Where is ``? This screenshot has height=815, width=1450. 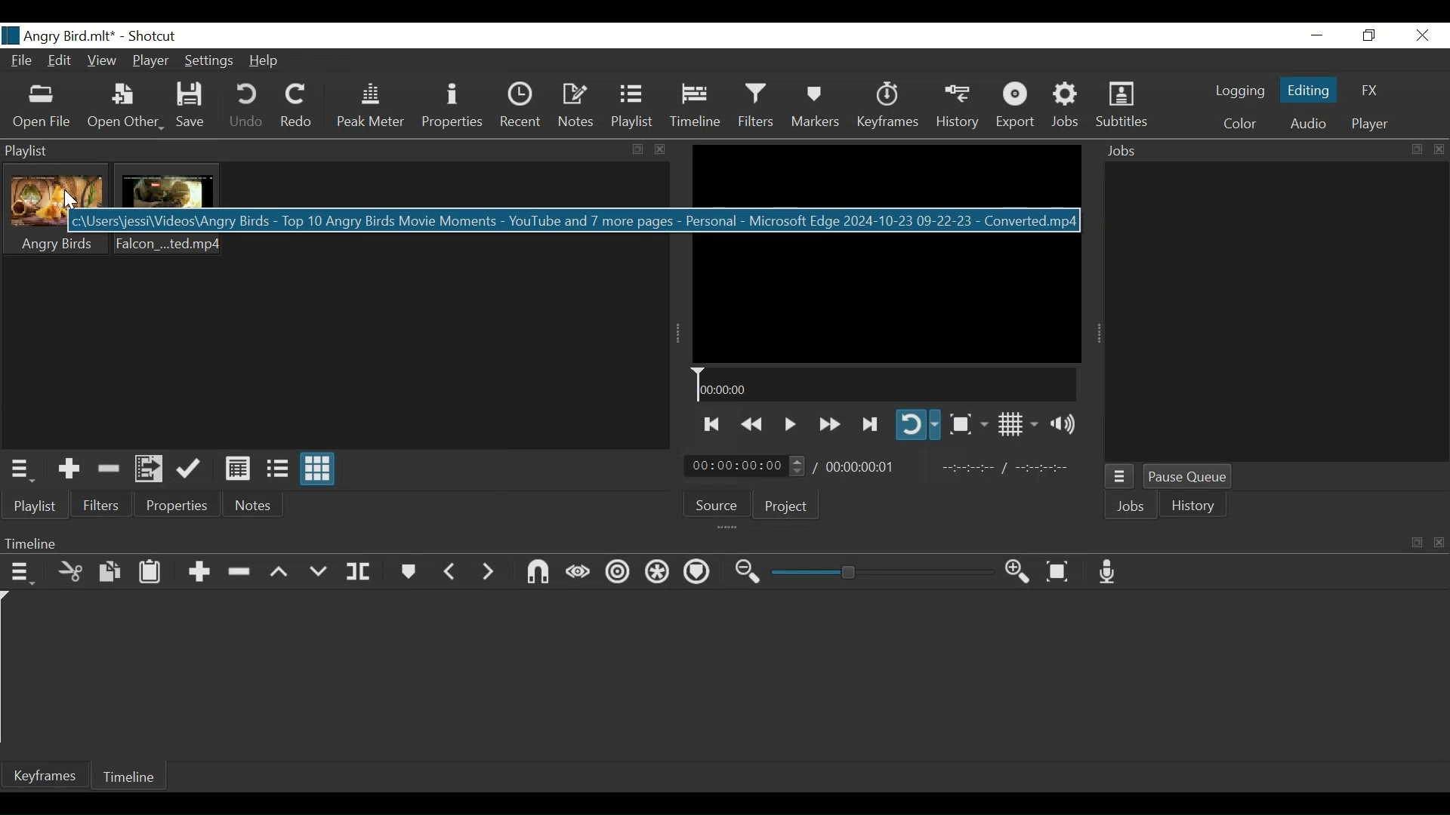
 is located at coordinates (726, 542).